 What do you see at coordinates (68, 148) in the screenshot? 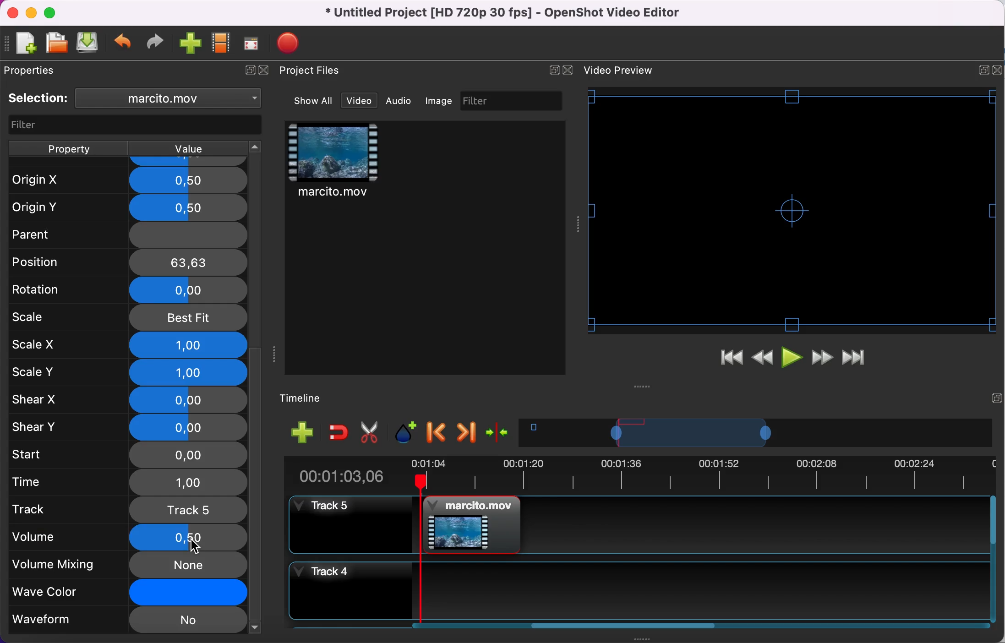
I see `property` at bounding box center [68, 148].